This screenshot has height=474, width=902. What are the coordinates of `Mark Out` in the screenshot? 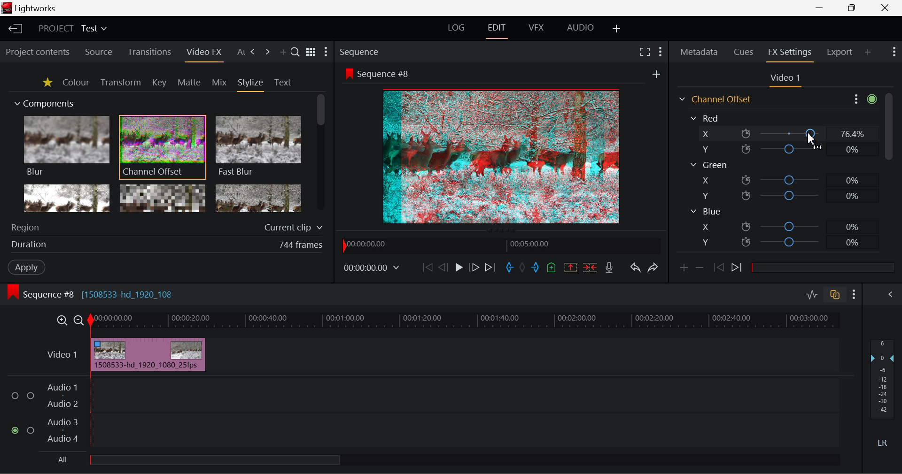 It's located at (535, 268).